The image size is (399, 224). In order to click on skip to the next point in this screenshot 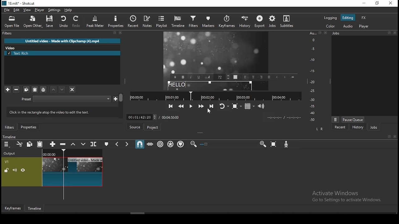, I will do `click(212, 106)`.